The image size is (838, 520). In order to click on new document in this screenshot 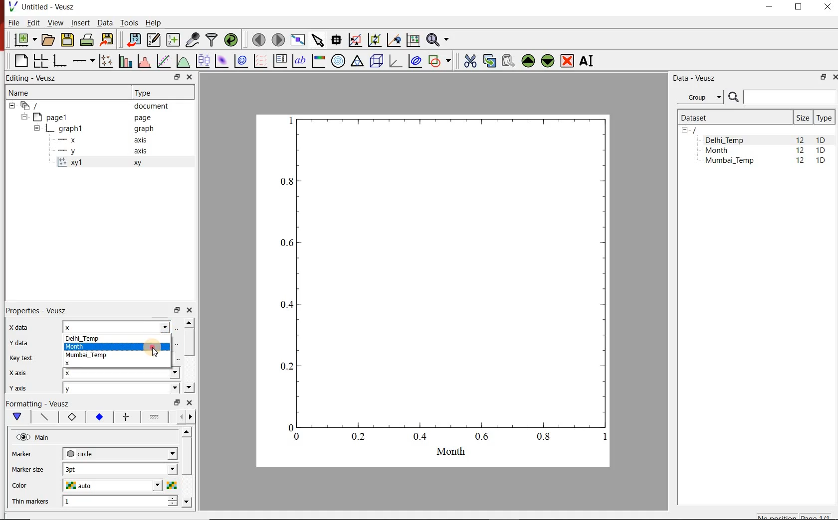, I will do `click(24, 40)`.